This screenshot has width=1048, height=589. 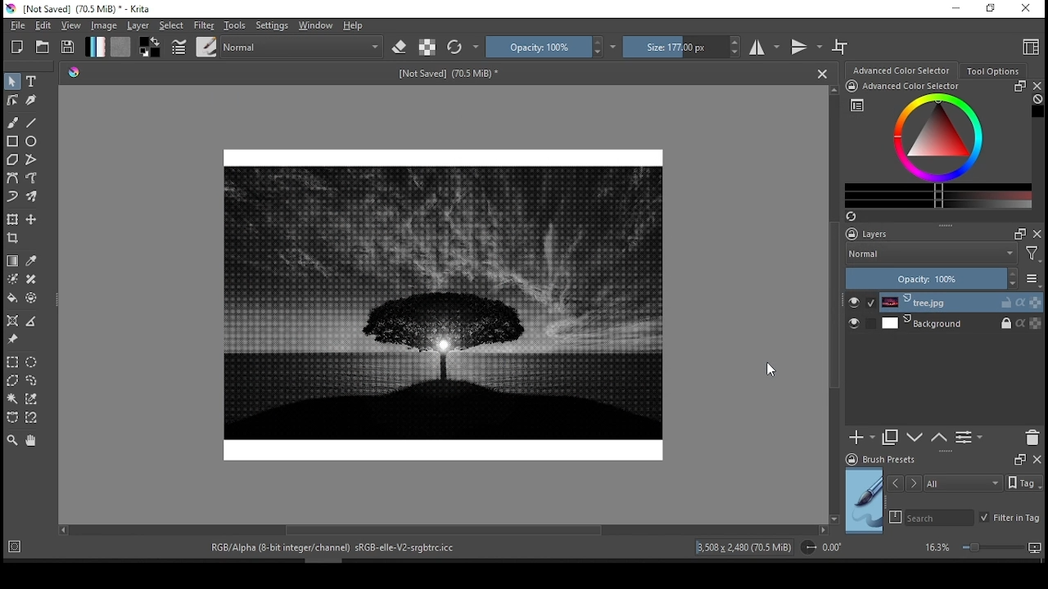 I want to click on zoom, so click(x=982, y=549).